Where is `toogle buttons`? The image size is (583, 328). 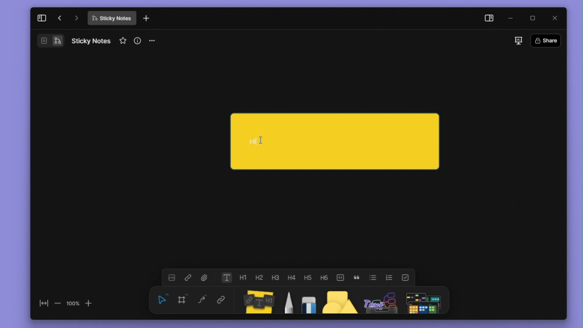 toogle buttons is located at coordinates (343, 277).